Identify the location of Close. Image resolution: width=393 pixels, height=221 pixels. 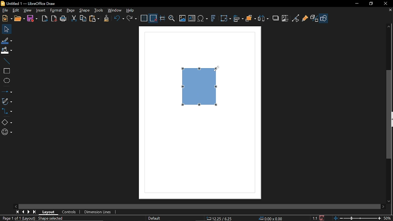
(386, 3).